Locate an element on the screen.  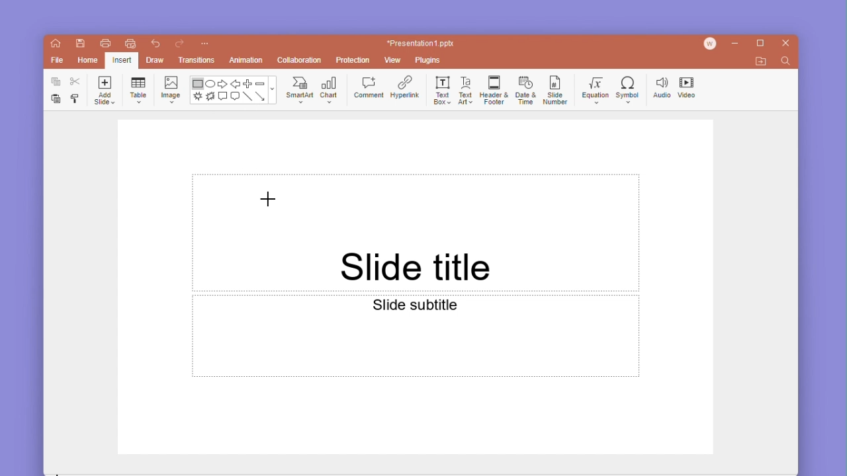
animation is located at coordinates (246, 59).